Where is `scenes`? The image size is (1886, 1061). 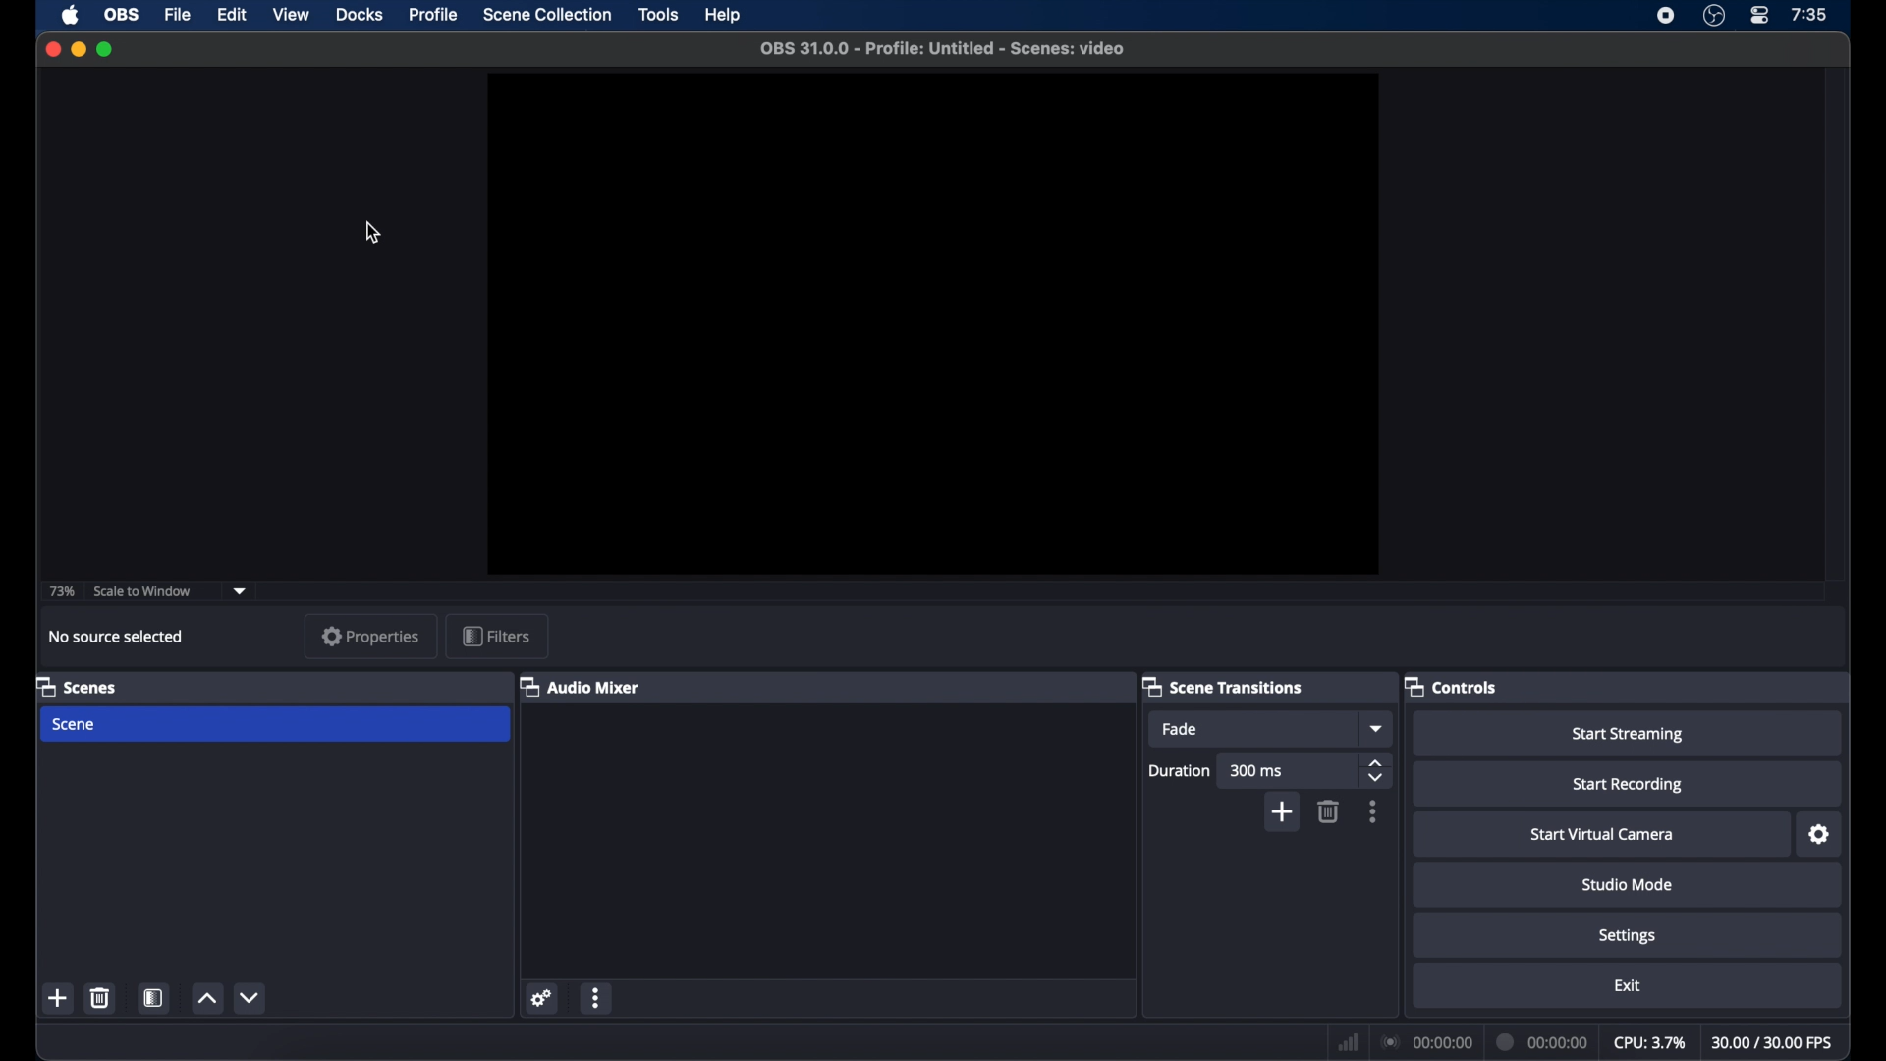
scenes is located at coordinates (76, 686).